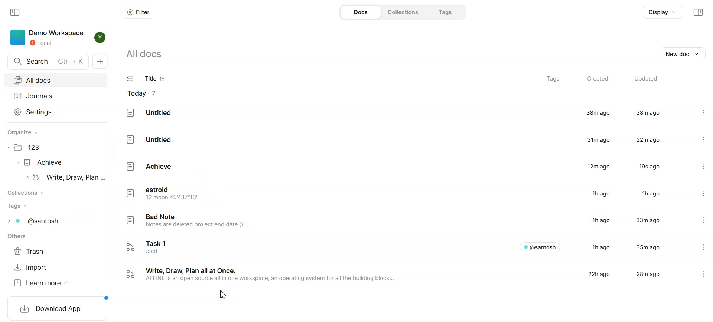 This screenshot has width=713, height=322. I want to click on Doc file, so click(399, 167).